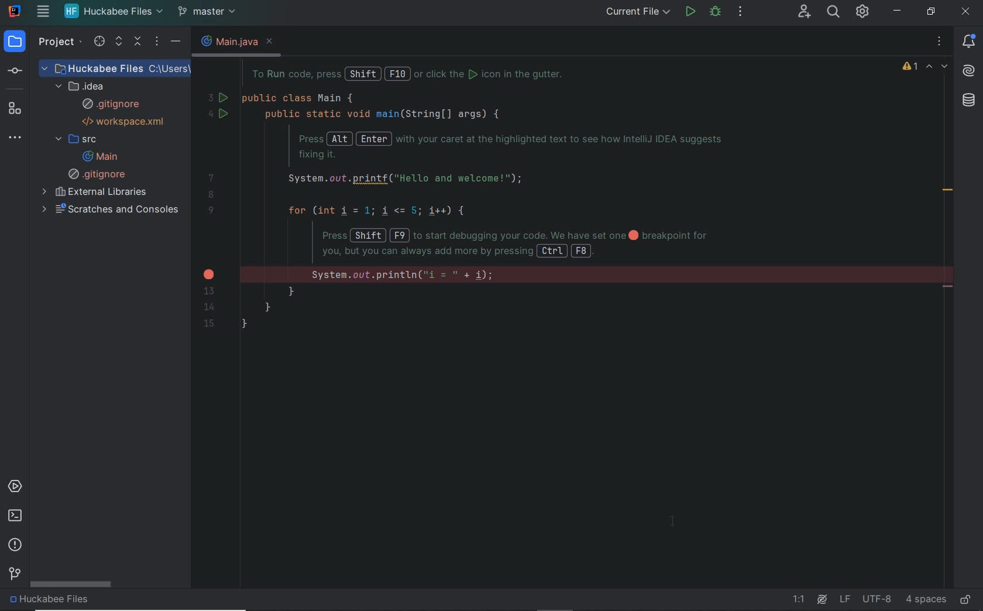 This screenshot has width=983, height=611. What do you see at coordinates (964, 13) in the screenshot?
I see `close` at bounding box center [964, 13].